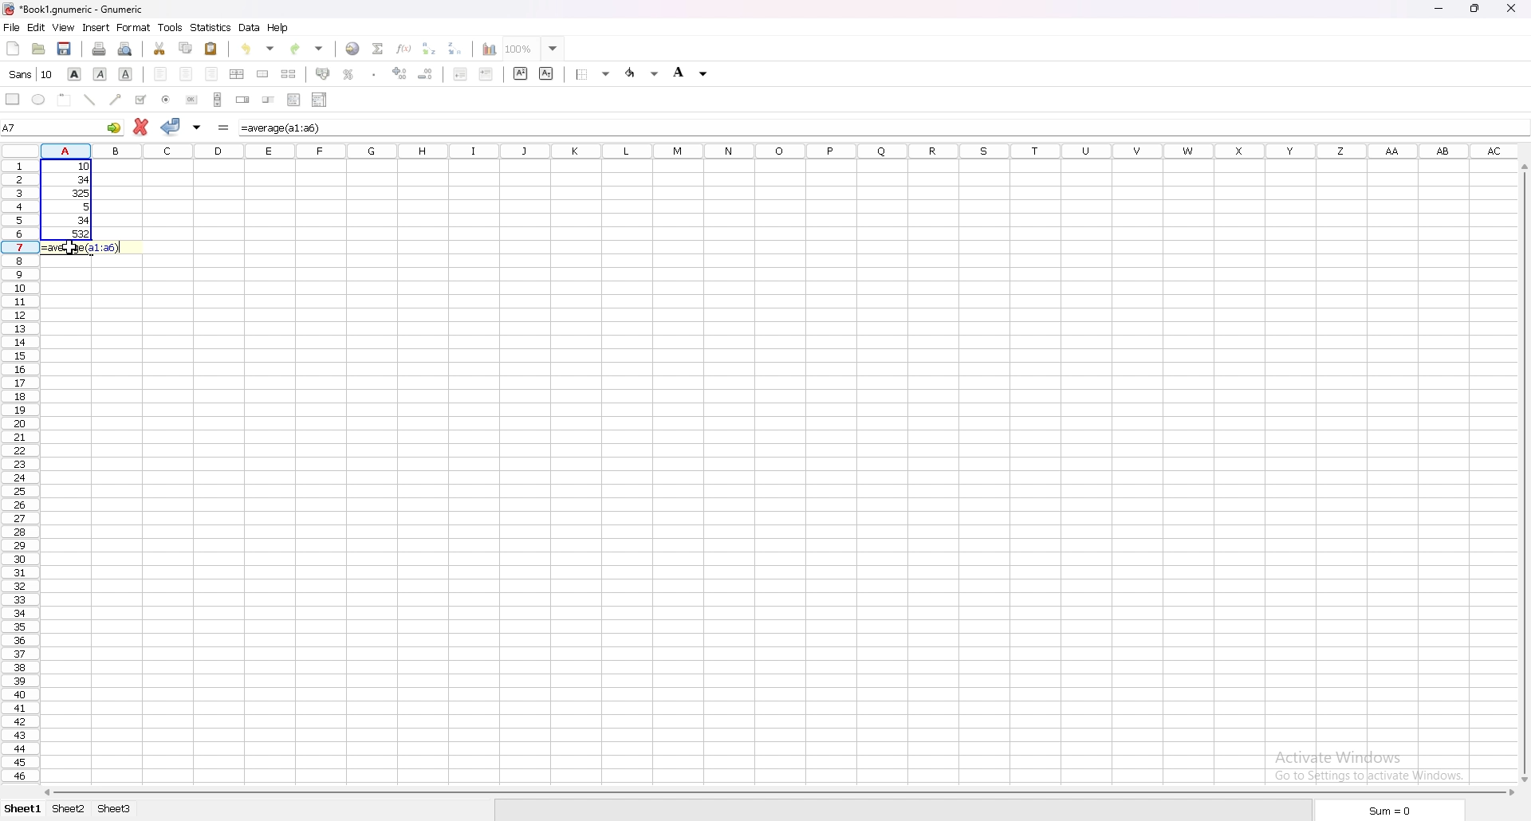 The image size is (1531, 821). What do you see at coordinates (545, 73) in the screenshot?
I see `subscript` at bounding box center [545, 73].